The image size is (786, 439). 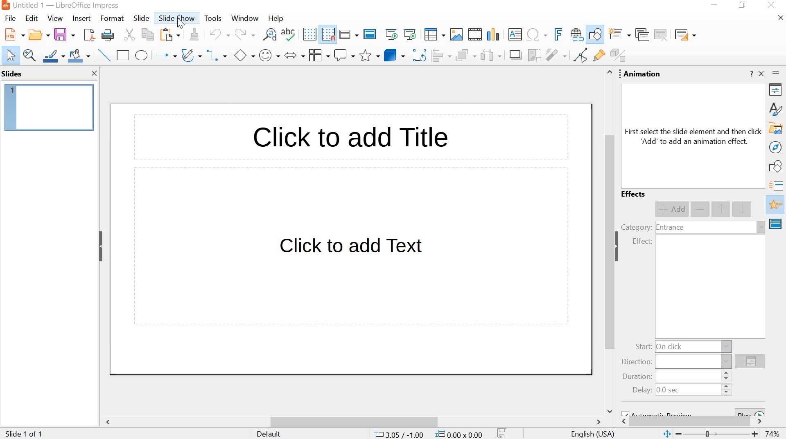 What do you see at coordinates (680, 434) in the screenshot?
I see `zoom out` at bounding box center [680, 434].